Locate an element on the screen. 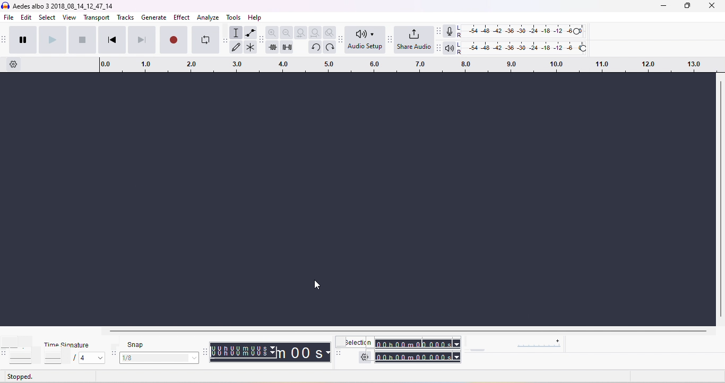 This screenshot has height=383, width=725. select time parameter is located at coordinates (457, 358).